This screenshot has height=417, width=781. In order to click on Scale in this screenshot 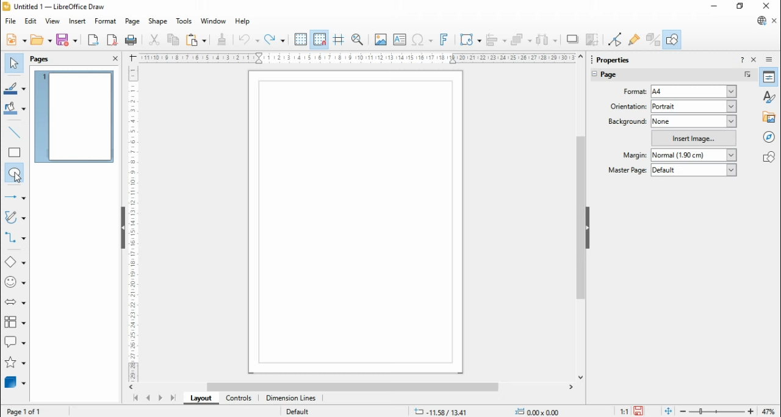, I will do `click(132, 221)`.